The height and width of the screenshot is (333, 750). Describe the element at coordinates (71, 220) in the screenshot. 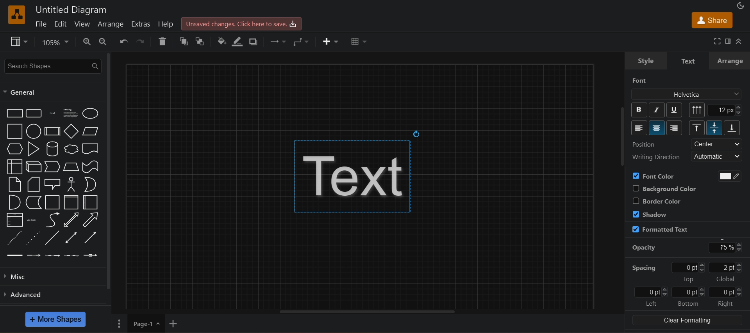

I see `bidirectional arrow` at that location.